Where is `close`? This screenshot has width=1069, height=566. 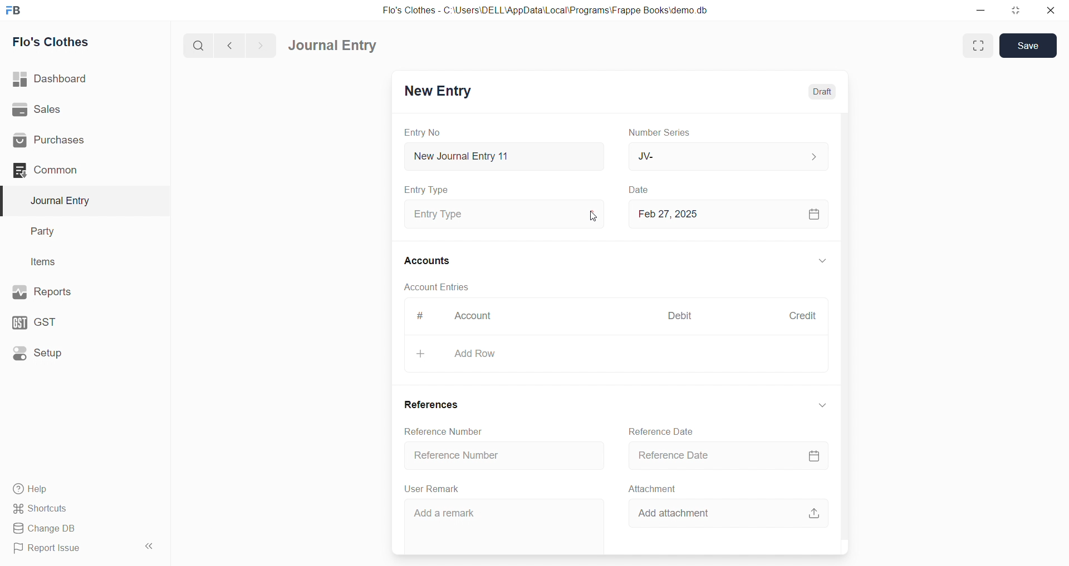 close is located at coordinates (1052, 10).